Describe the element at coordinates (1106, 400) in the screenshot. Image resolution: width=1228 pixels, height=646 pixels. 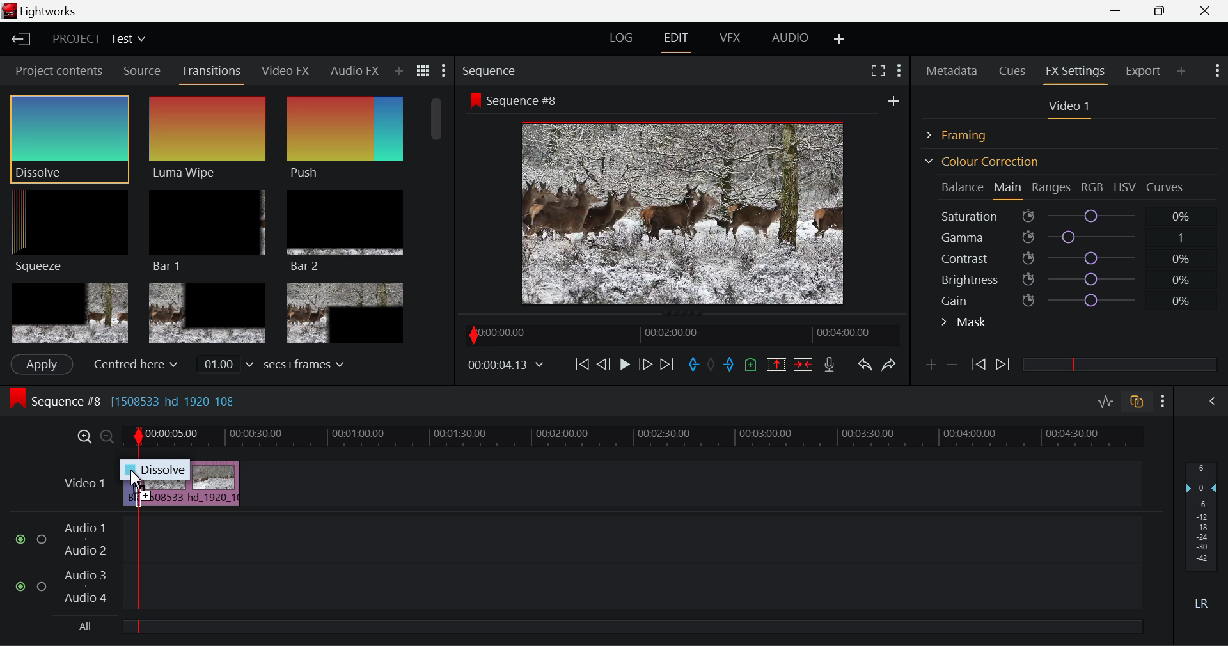
I see `Toggle audio editing levels` at that location.